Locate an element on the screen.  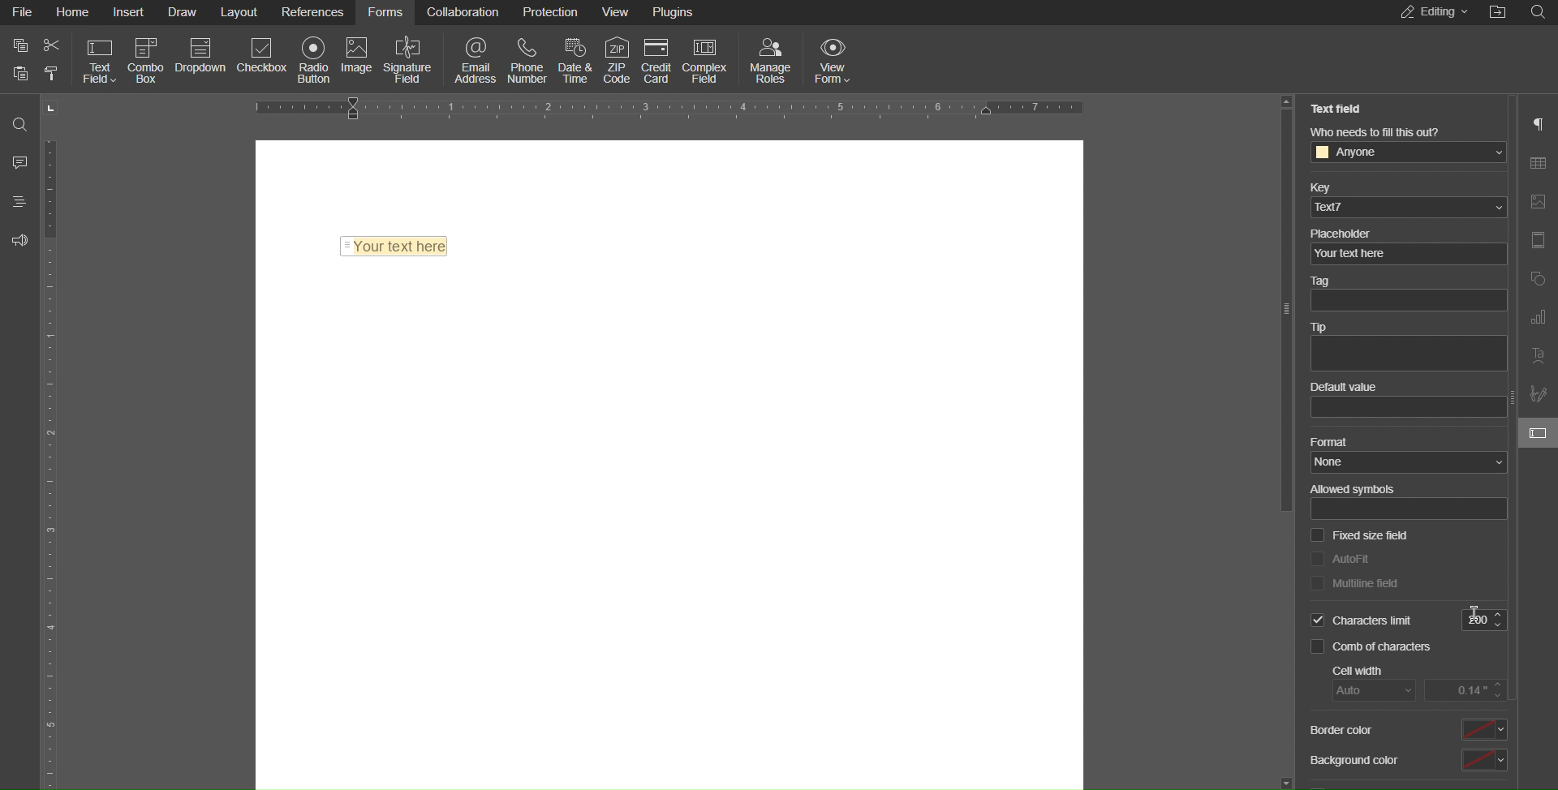
Who needs to fill this out is located at coordinates (1412, 144).